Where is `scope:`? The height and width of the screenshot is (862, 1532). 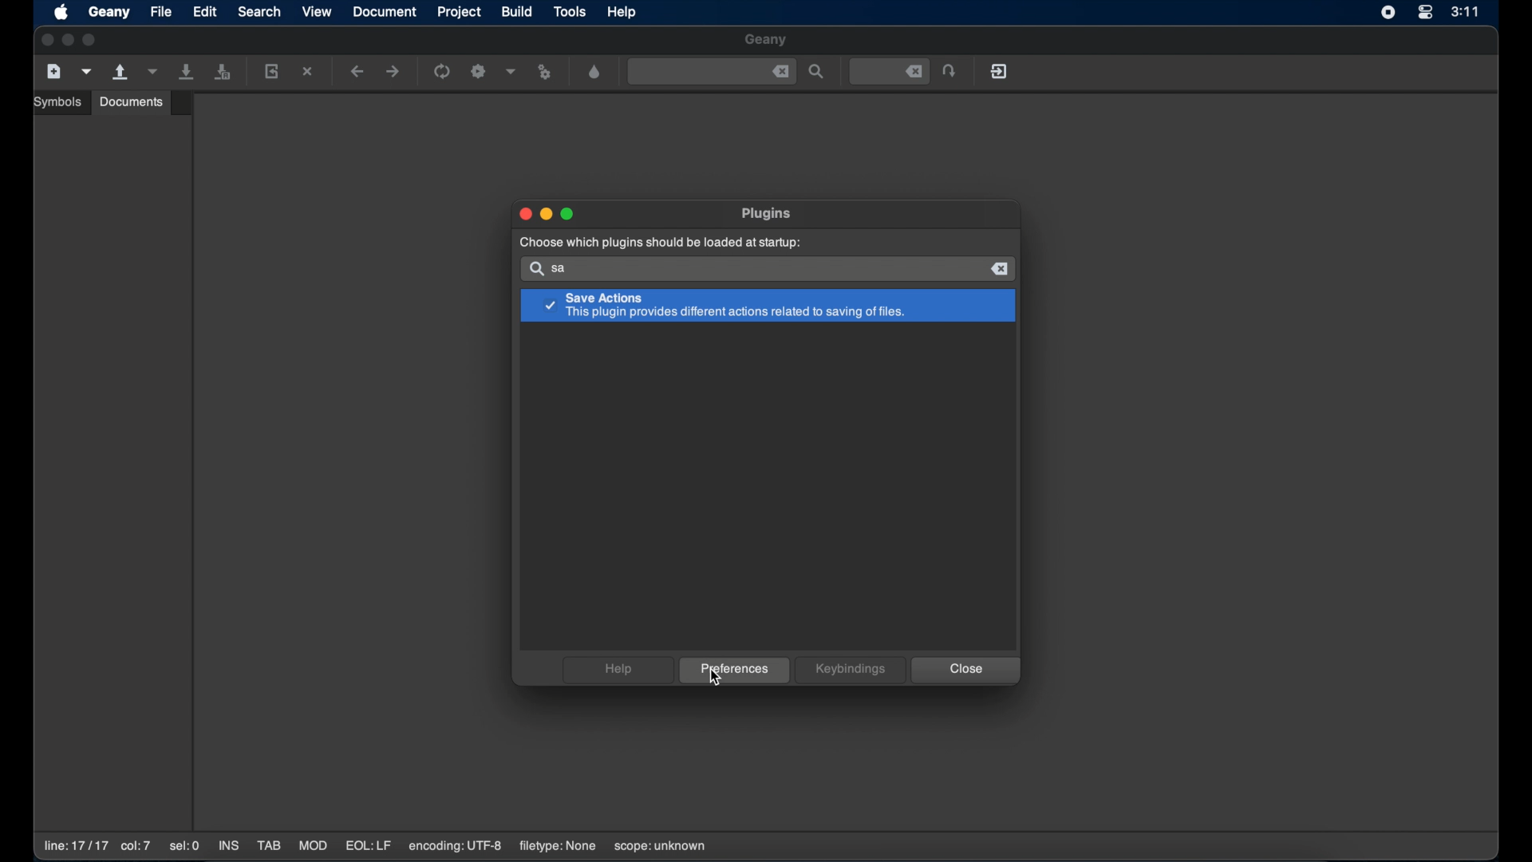
scope: is located at coordinates (660, 847).